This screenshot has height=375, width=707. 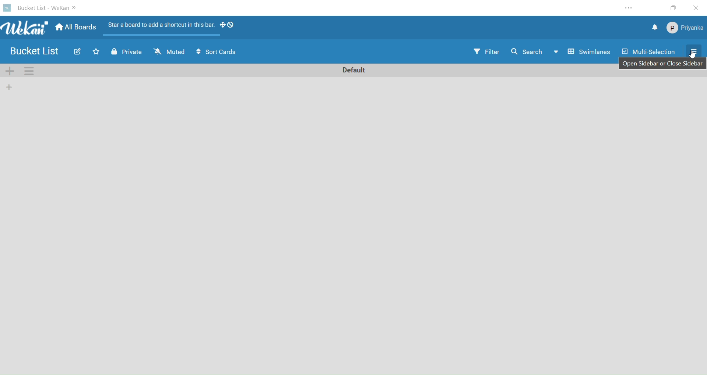 I want to click on add swimlane, so click(x=11, y=71).